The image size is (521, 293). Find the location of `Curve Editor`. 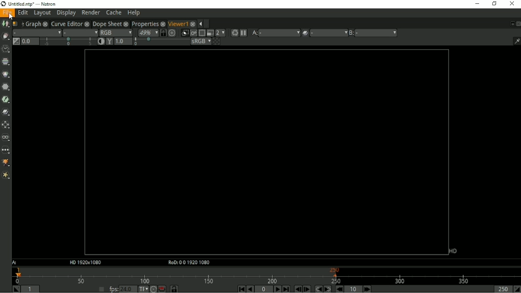

Curve Editor is located at coordinates (66, 23).